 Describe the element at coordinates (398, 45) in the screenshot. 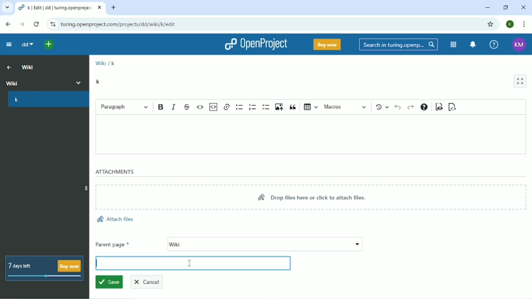

I see `Search in turing.openp` at that location.